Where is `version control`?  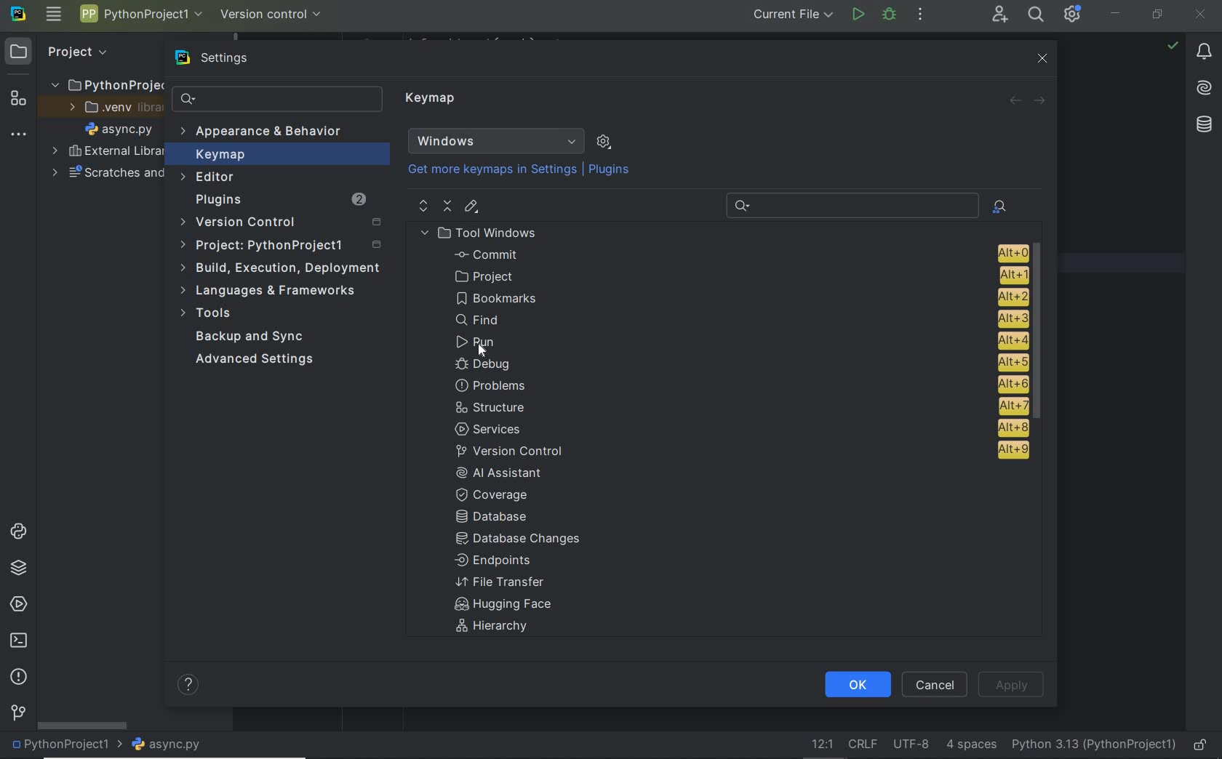
version control is located at coordinates (272, 13).